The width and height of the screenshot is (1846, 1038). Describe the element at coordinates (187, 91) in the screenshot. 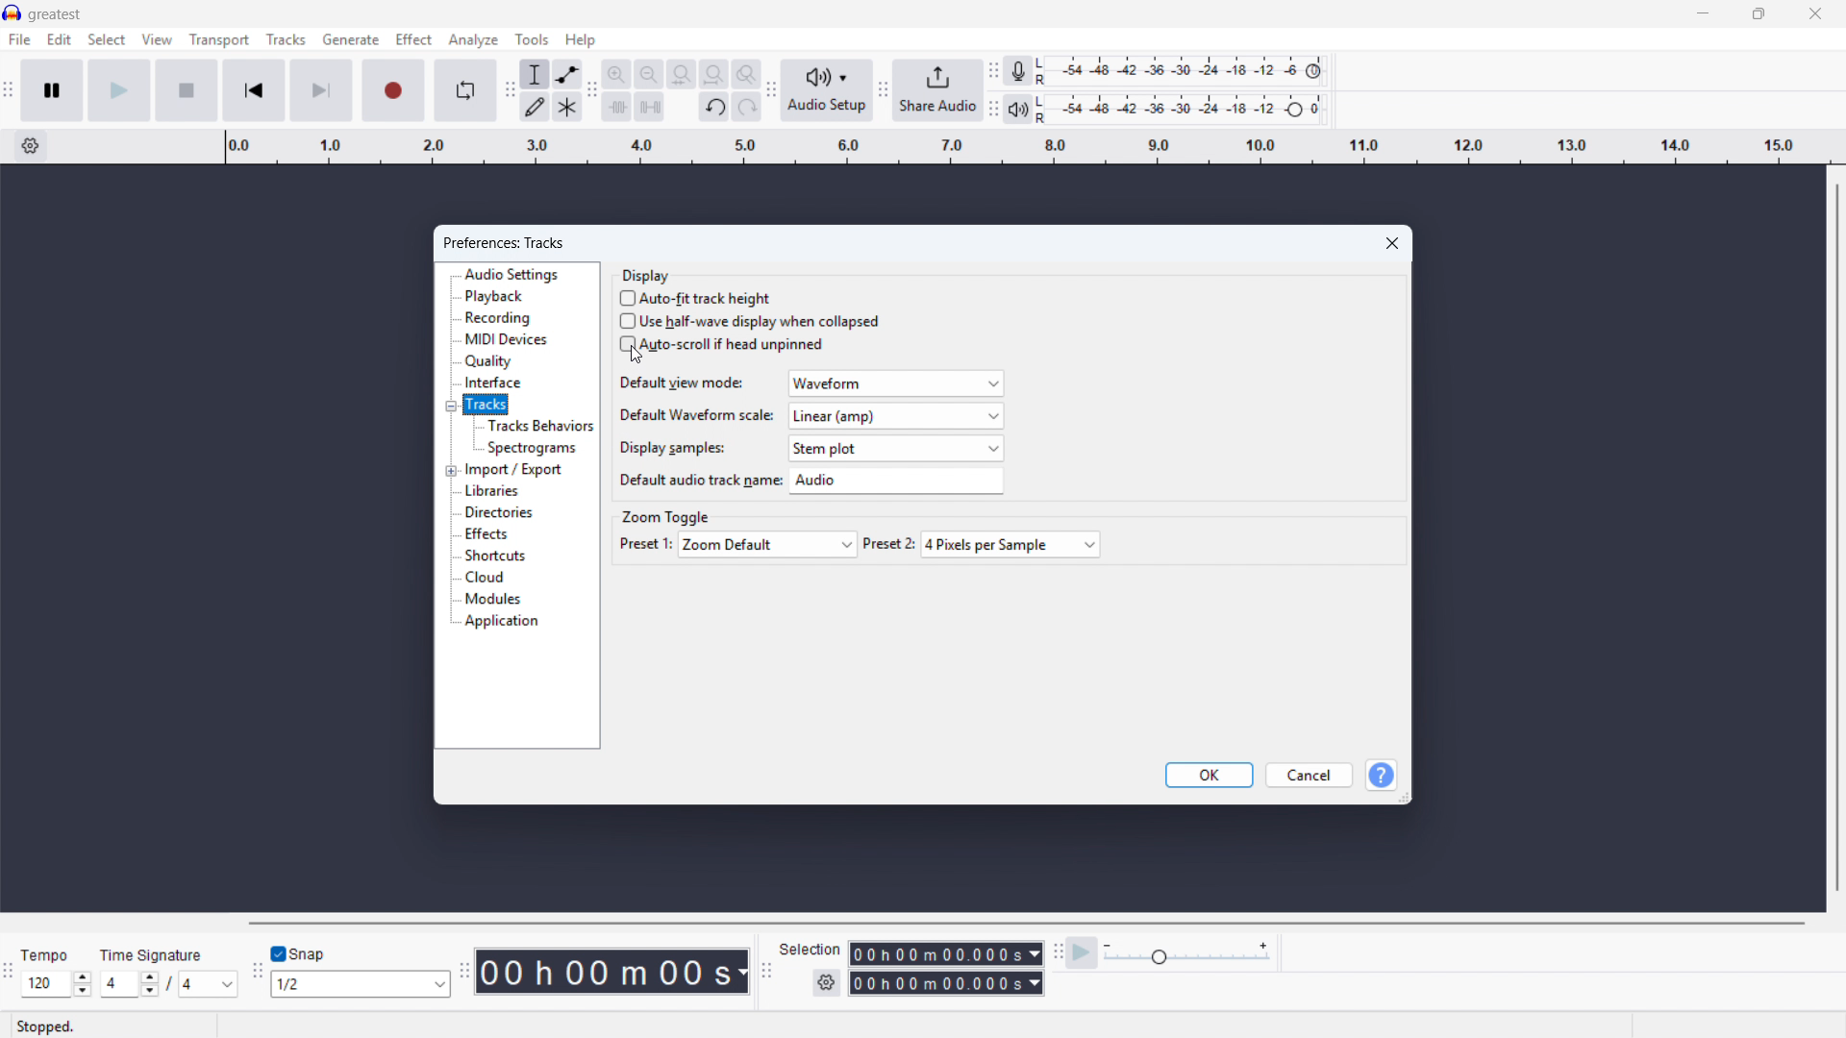

I see `stop ` at that location.